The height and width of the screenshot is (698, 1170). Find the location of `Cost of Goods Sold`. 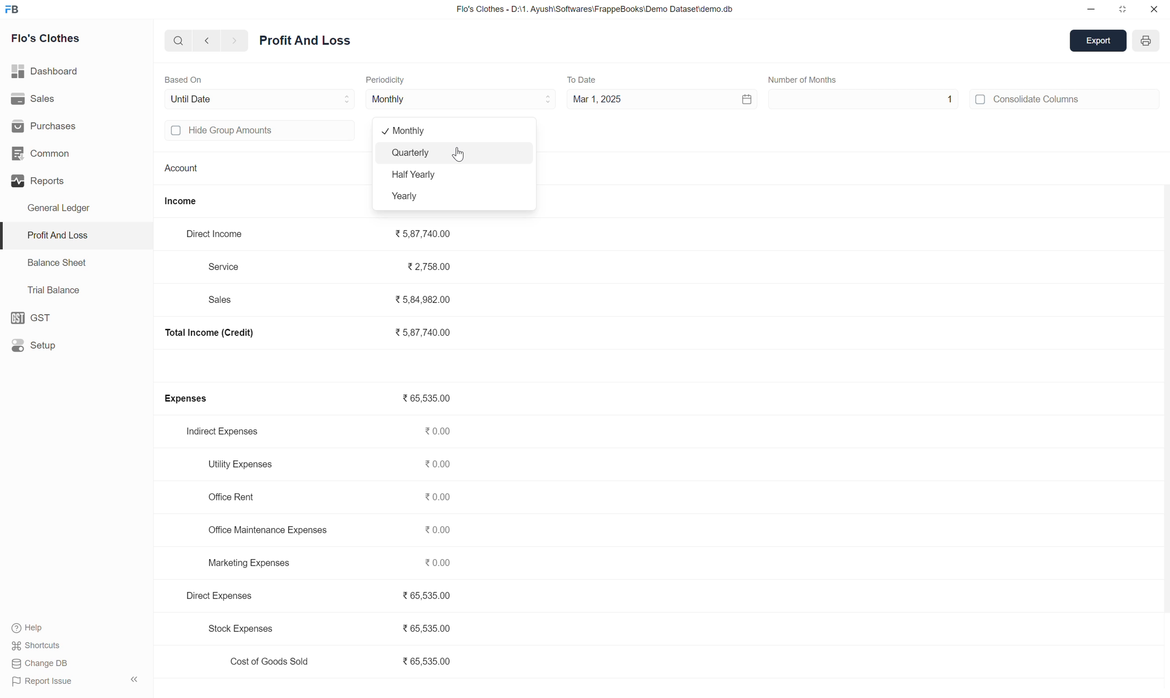

Cost of Goods Sold is located at coordinates (265, 661).